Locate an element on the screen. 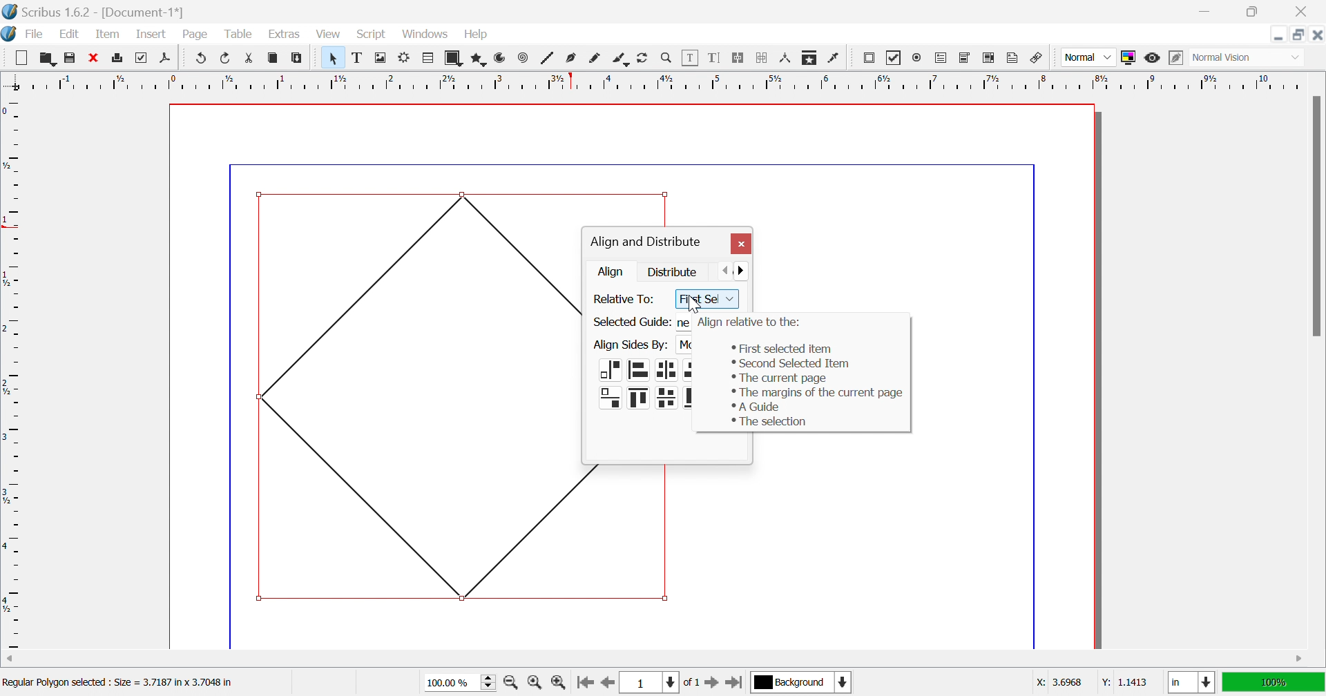  Edit contents of frame is located at coordinates (691, 56).